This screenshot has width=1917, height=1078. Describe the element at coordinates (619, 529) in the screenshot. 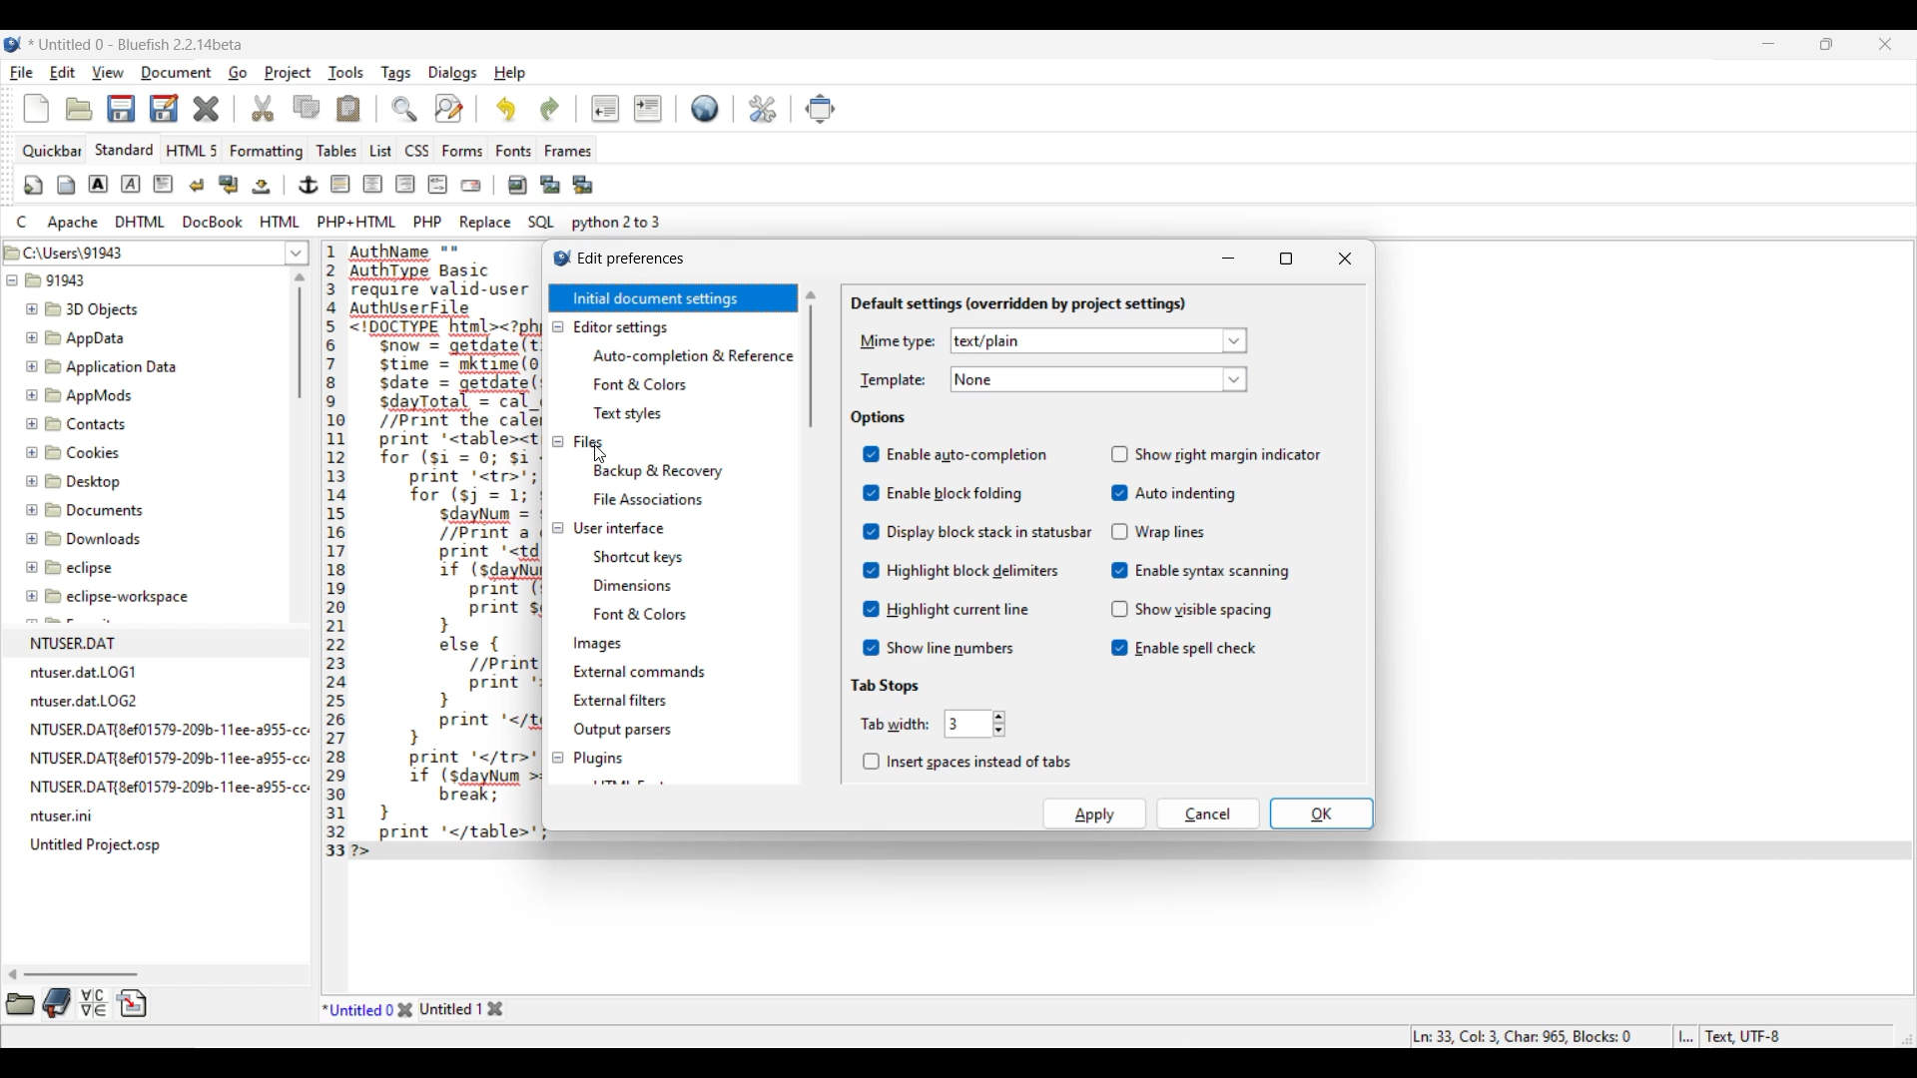

I see `User interface settings` at that location.